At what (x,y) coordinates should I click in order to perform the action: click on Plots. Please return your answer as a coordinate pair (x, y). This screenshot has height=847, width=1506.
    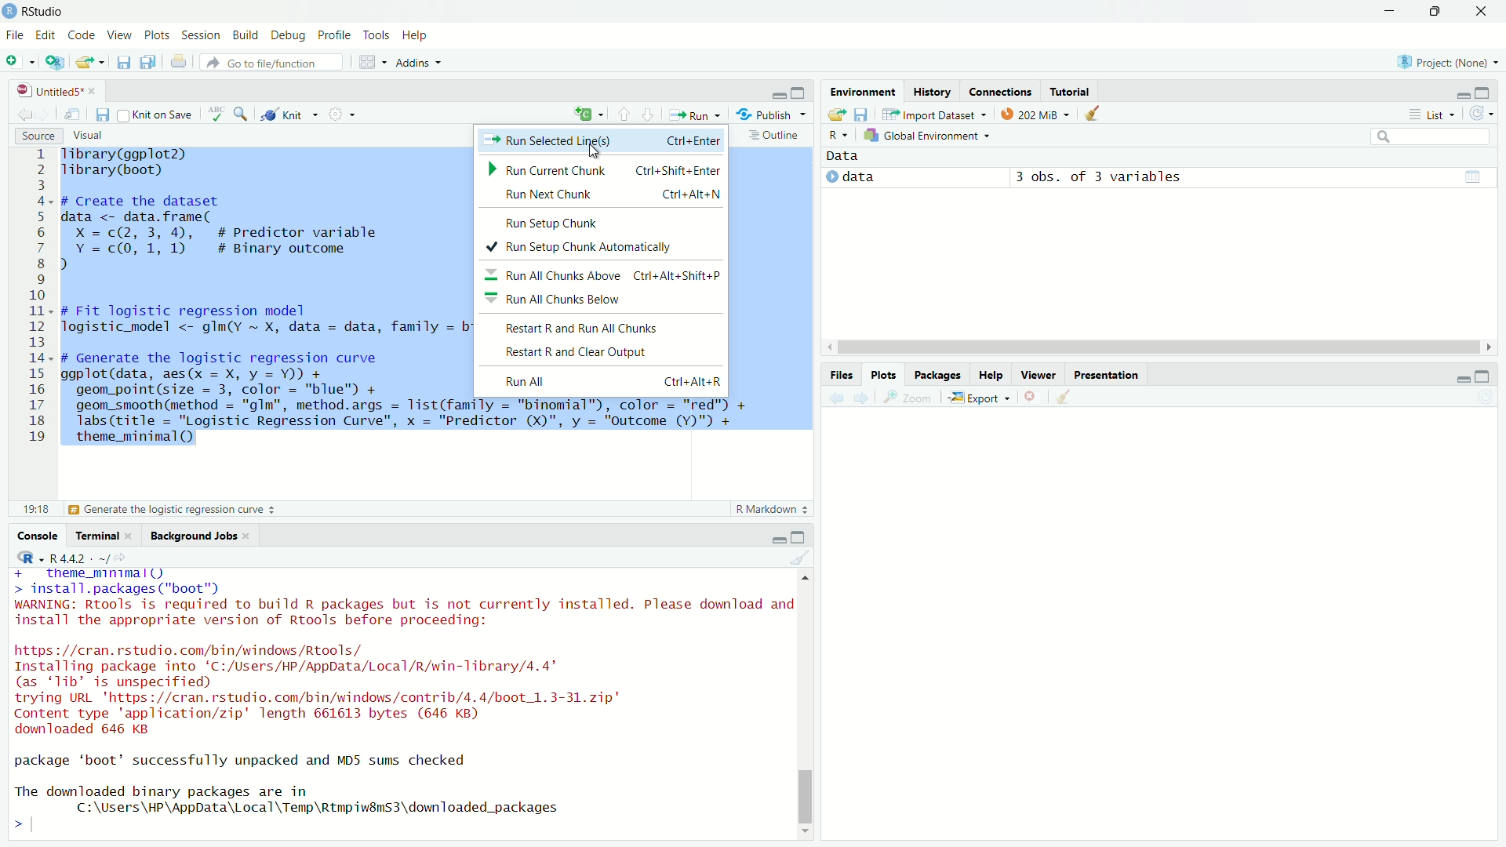
    Looking at the image, I should click on (884, 374).